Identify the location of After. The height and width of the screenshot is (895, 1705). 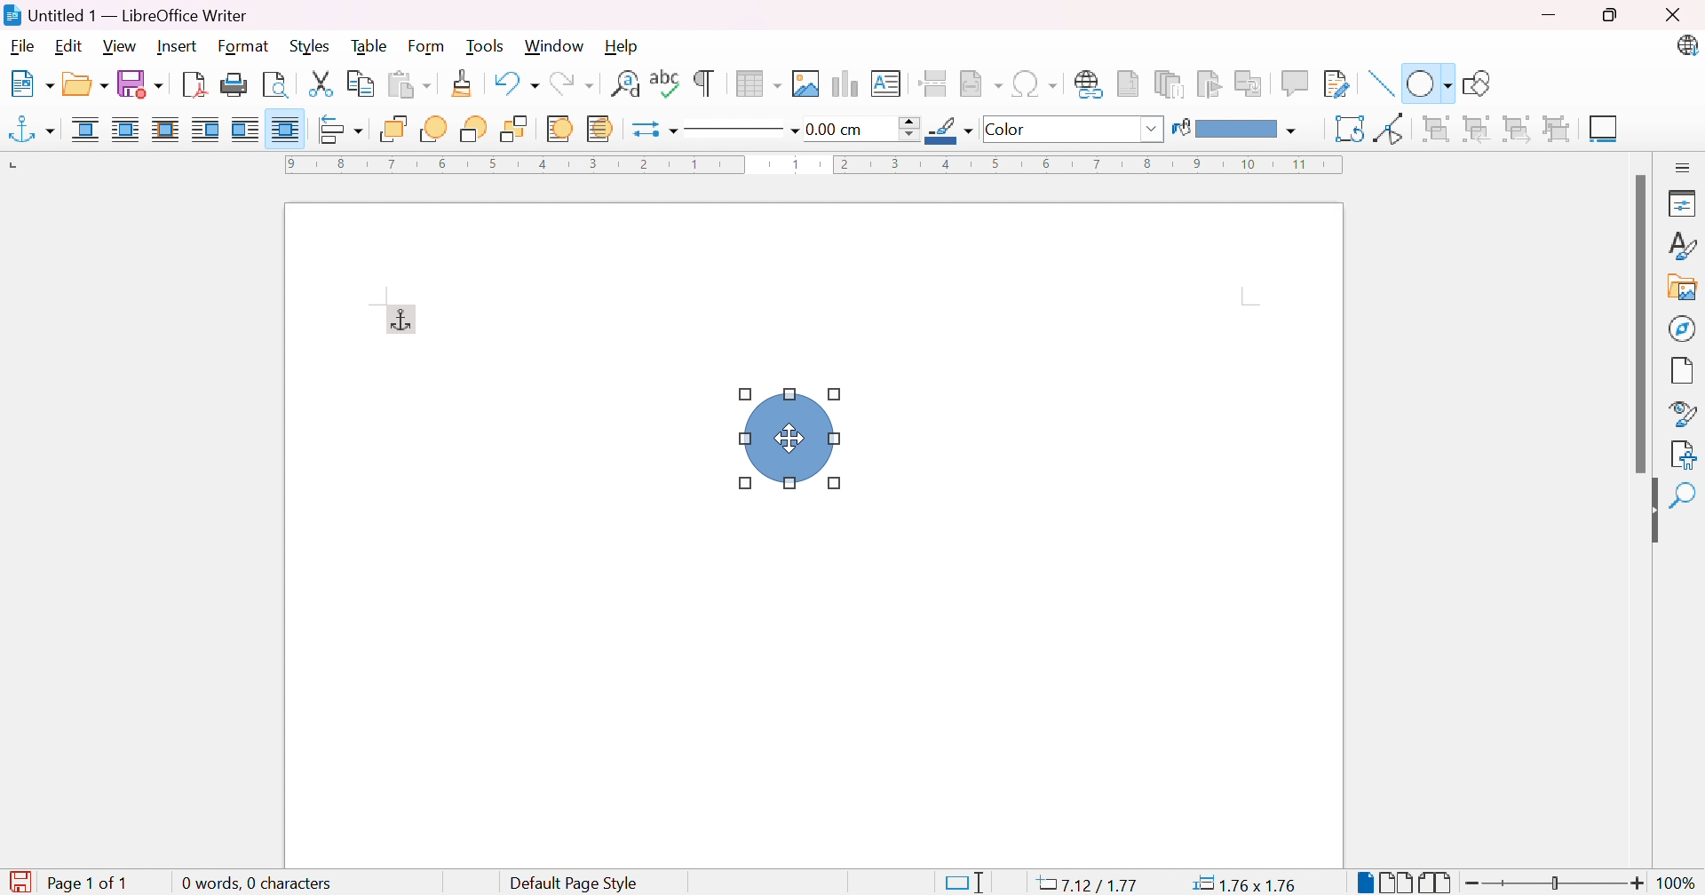
(245, 128).